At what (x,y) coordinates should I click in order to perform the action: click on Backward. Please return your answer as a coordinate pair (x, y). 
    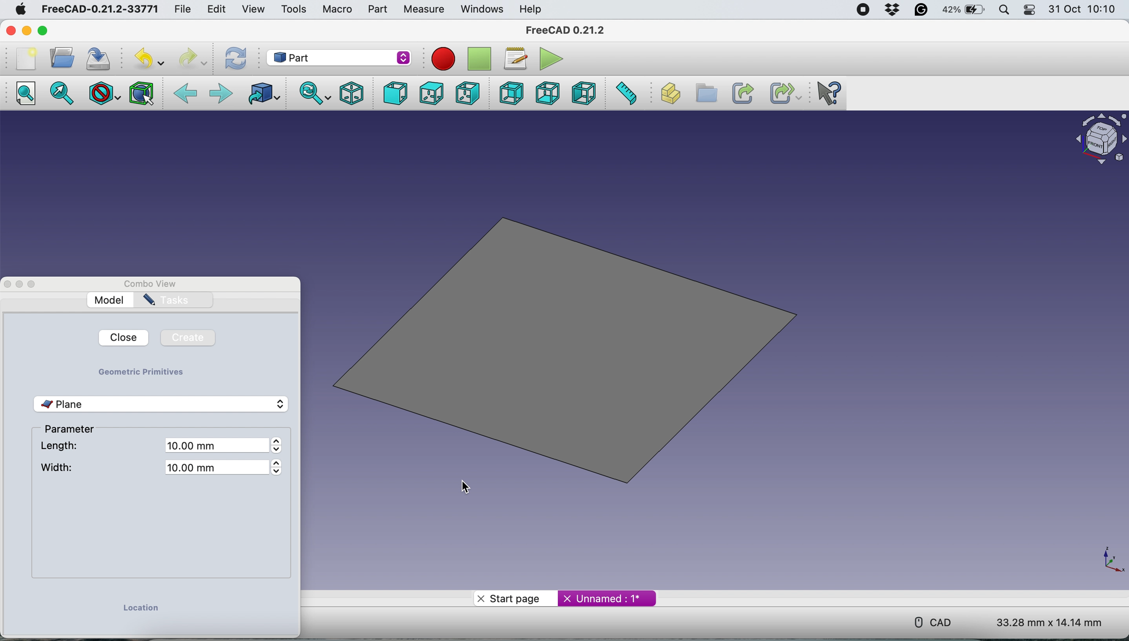
    Looking at the image, I should click on (186, 92).